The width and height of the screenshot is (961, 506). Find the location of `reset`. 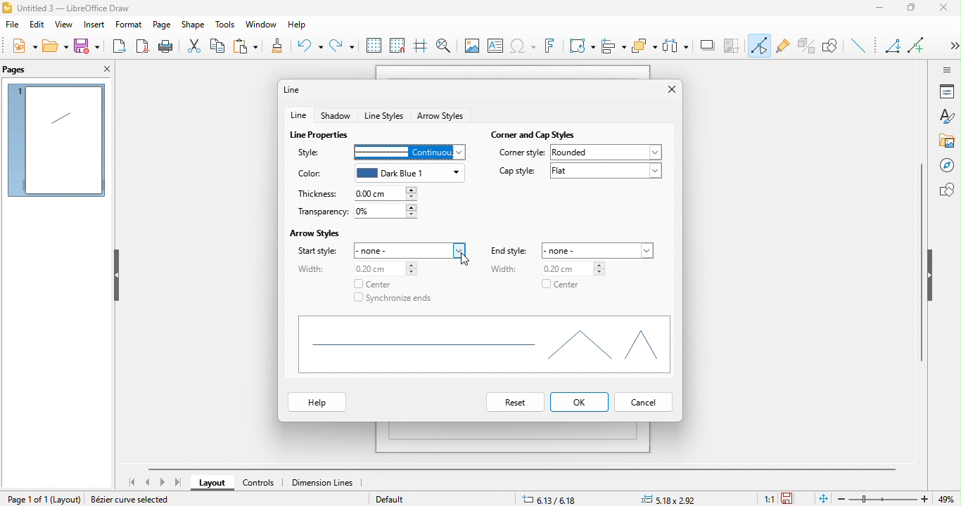

reset is located at coordinates (512, 403).